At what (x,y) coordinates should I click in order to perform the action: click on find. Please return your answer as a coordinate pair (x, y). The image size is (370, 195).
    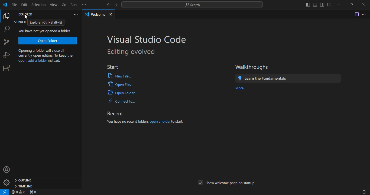
    Looking at the image, I should click on (6, 29).